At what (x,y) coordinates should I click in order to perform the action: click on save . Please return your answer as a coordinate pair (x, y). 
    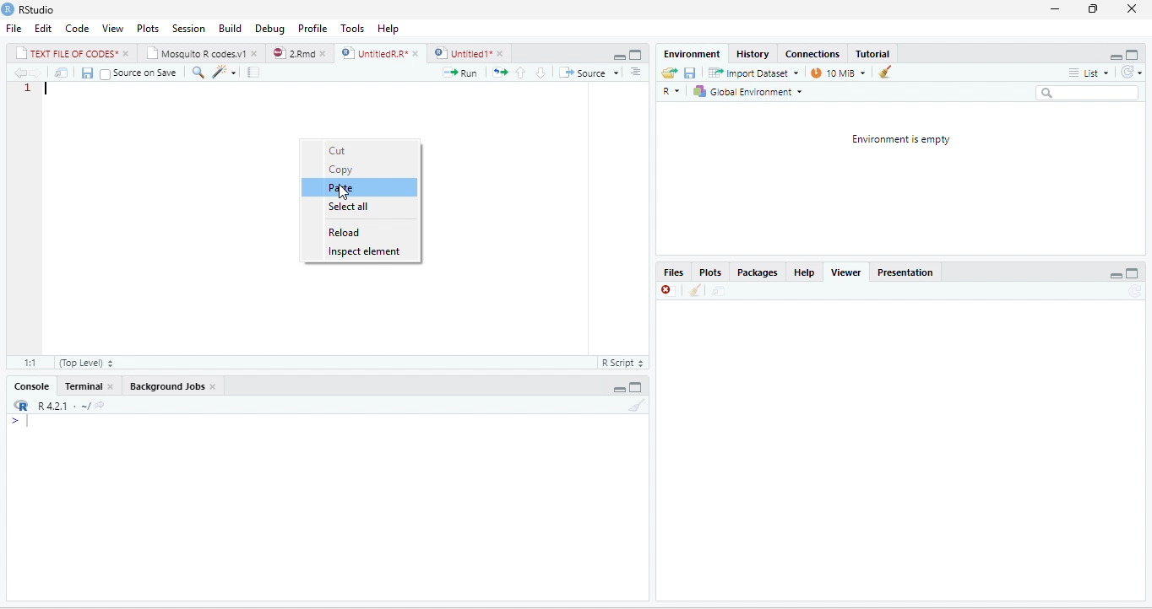
    Looking at the image, I should click on (691, 73).